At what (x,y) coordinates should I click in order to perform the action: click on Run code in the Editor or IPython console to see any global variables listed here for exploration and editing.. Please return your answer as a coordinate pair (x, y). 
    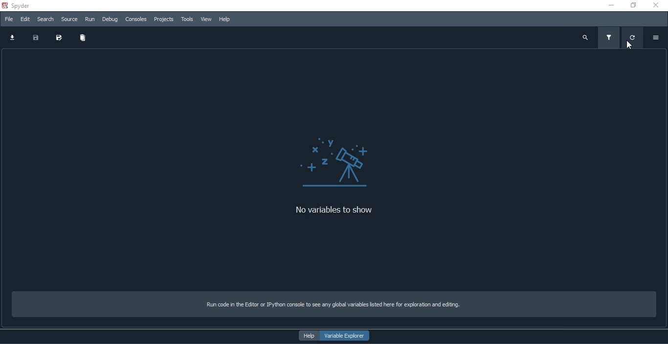
    Looking at the image, I should click on (335, 304).